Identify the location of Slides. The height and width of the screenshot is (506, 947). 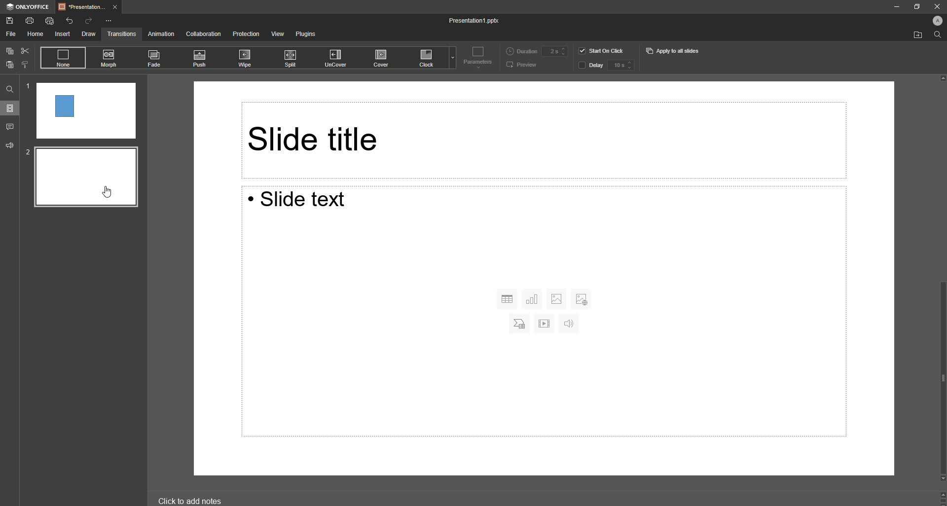
(10, 108).